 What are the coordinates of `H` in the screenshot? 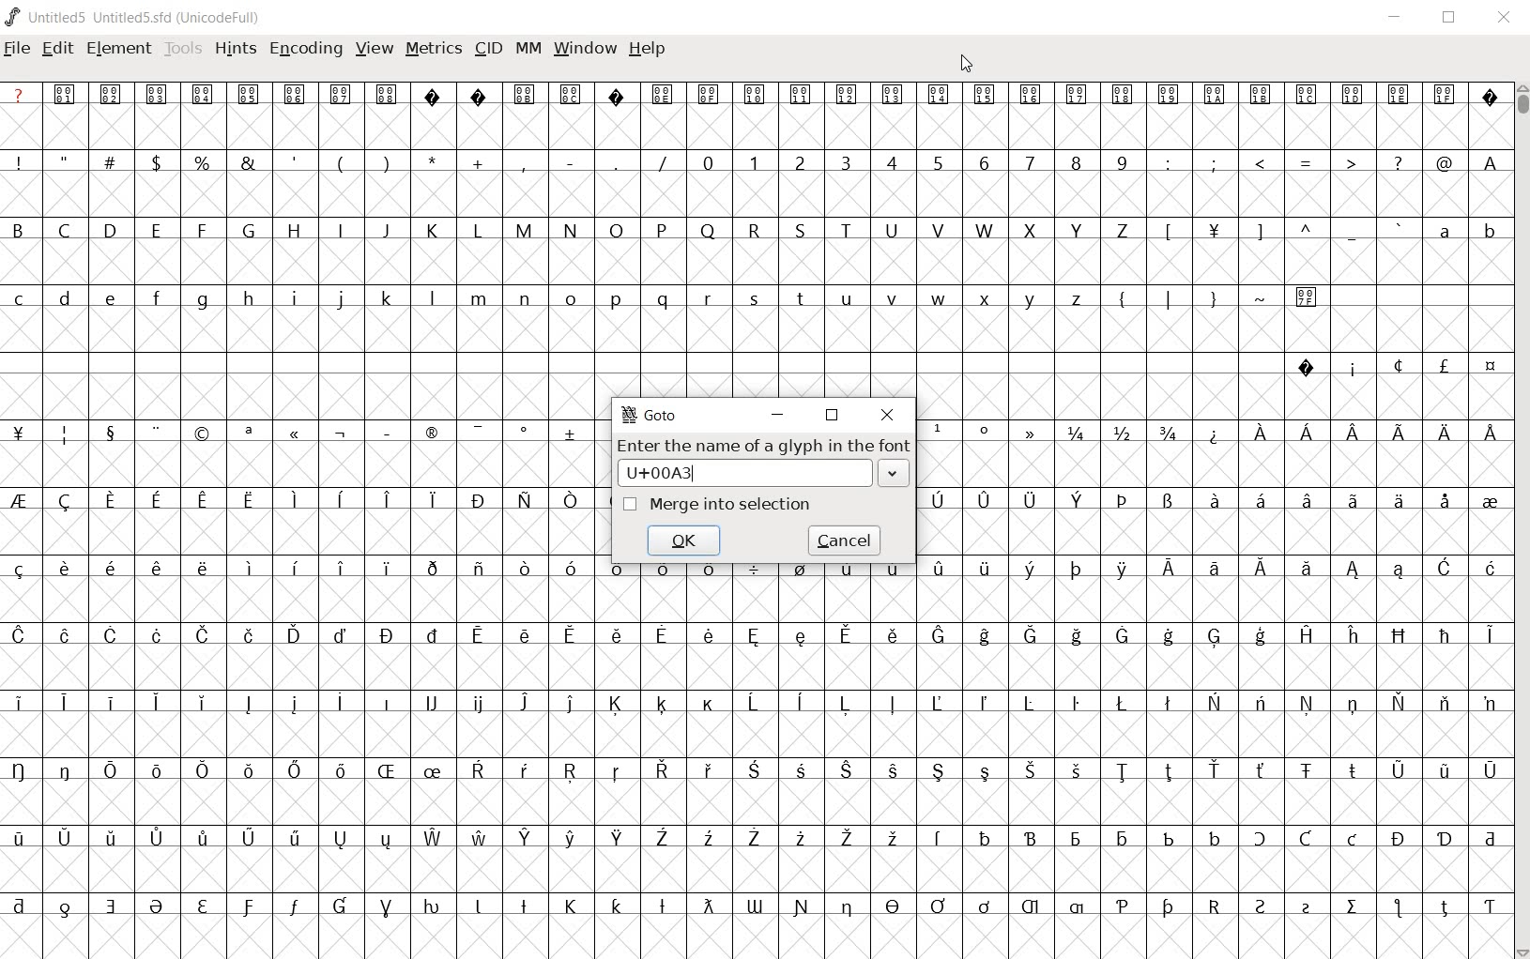 It's located at (295, 231).